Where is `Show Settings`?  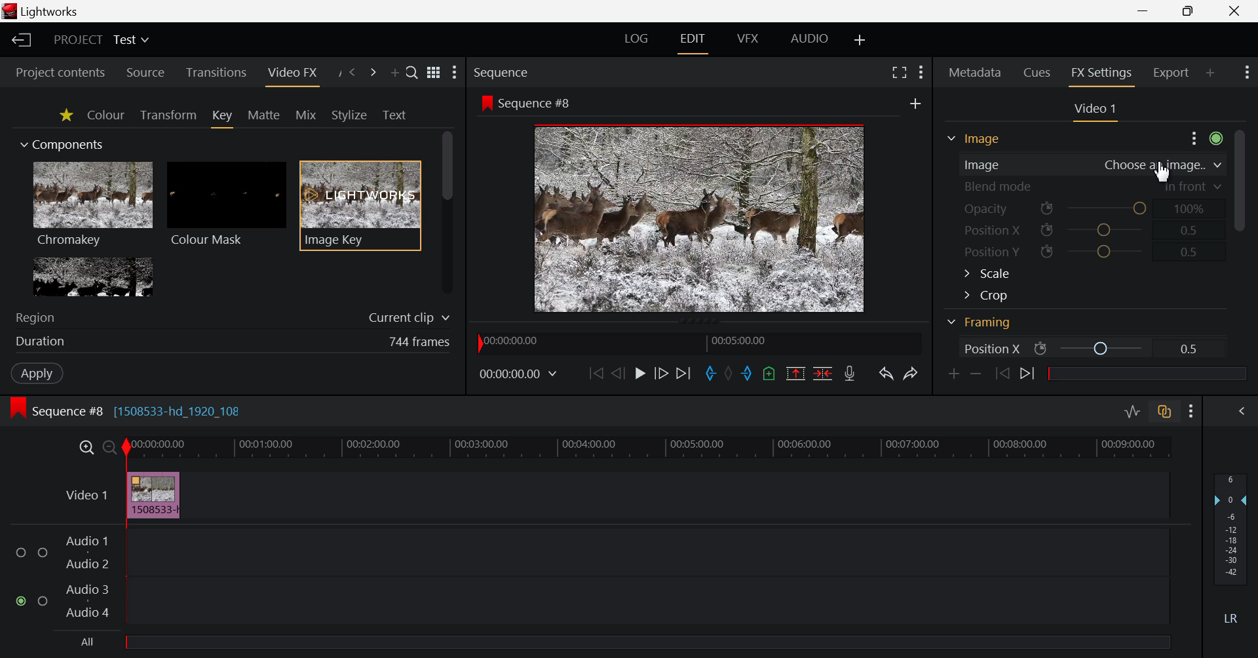
Show Settings is located at coordinates (920, 71).